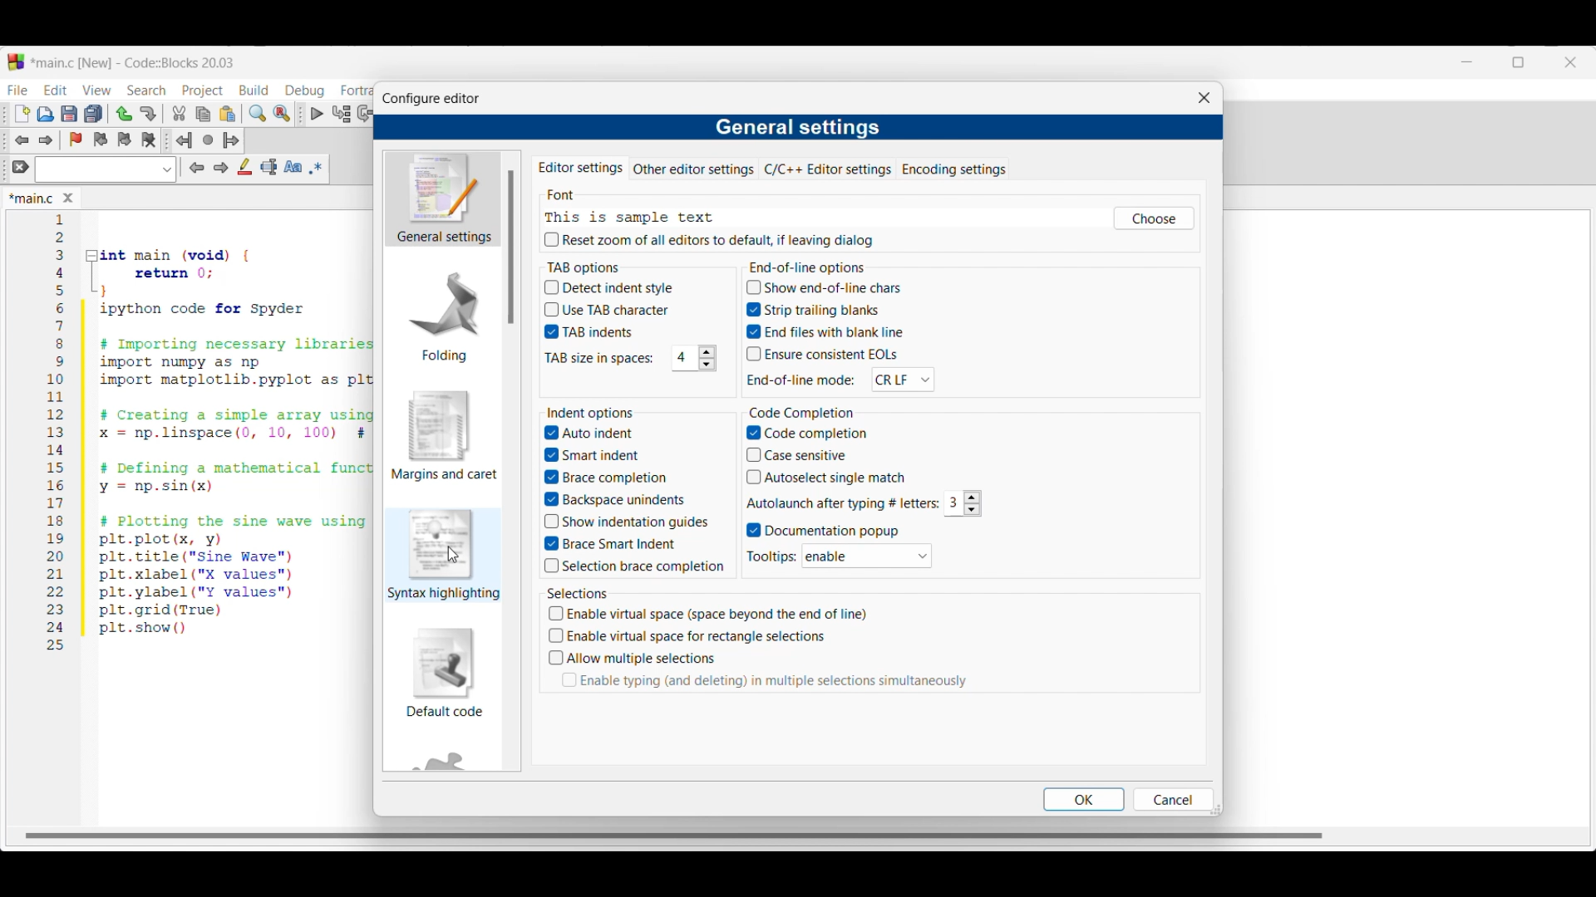  Describe the element at coordinates (96, 91) in the screenshot. I see `View menu` at that location.